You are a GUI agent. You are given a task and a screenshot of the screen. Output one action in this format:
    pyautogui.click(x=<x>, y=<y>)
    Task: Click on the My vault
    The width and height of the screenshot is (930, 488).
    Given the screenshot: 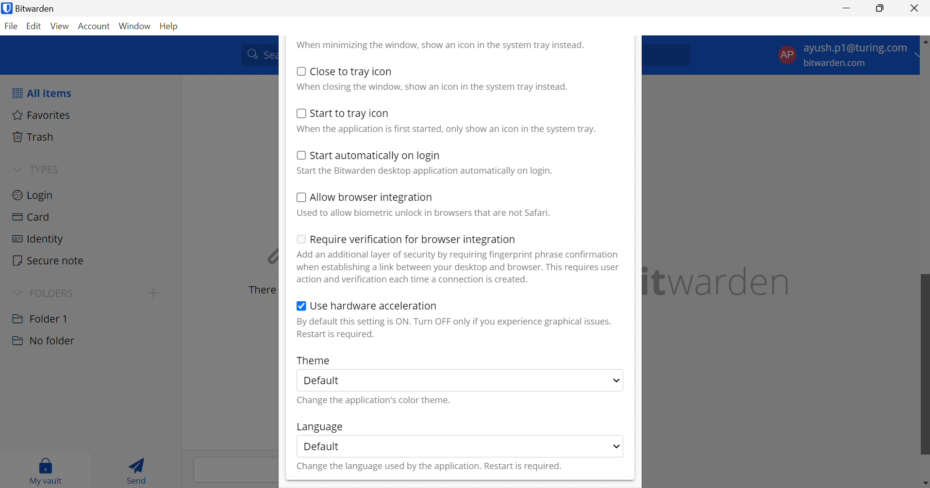 What is the action you would take?
    pyautogui.click(x=46, y=469)
    